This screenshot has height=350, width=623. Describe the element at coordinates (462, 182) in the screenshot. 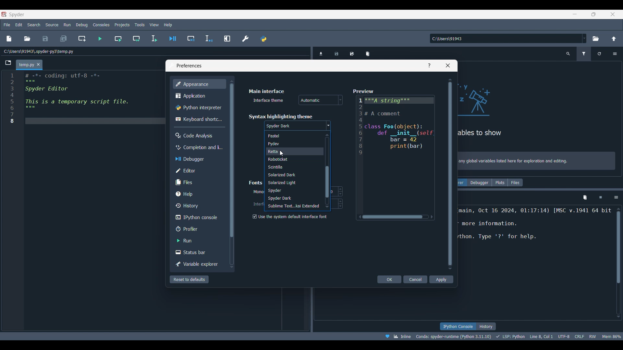

I see `Variable explorer, current selection highlighted` at that location.